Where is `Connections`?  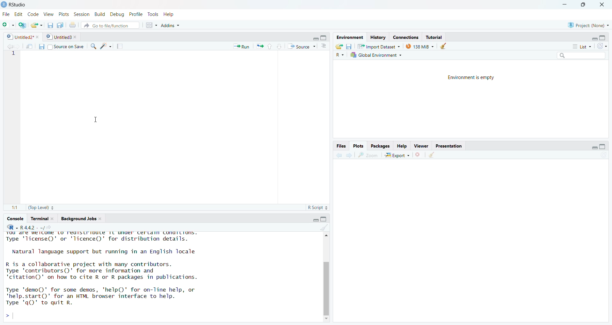 Connections is located at coordinates (404, 37).